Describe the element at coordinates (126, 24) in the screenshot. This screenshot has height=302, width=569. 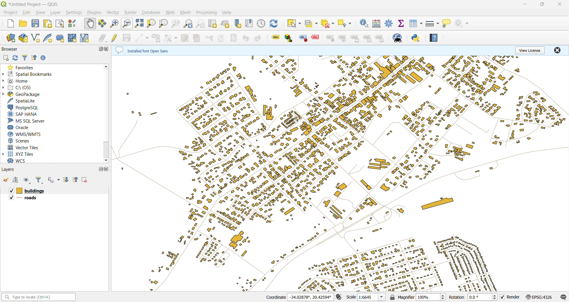
I see `cursor` at that location.